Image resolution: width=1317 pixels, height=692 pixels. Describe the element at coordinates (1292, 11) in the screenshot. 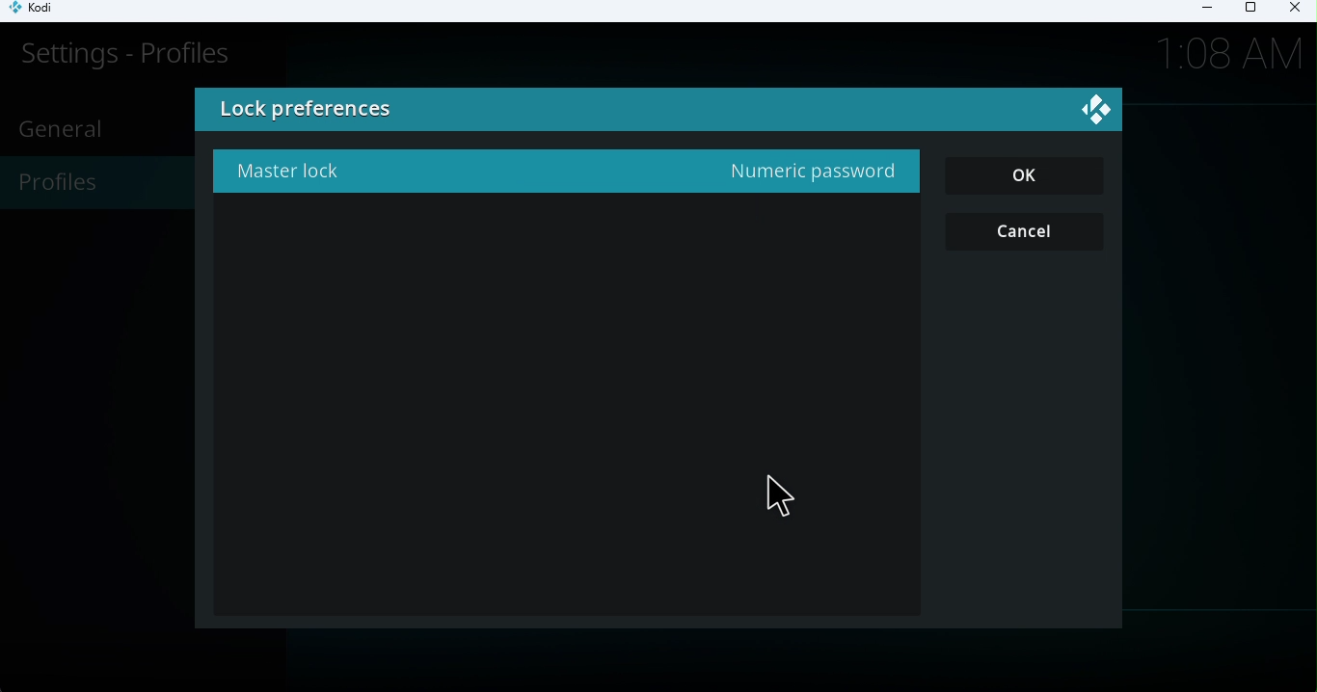

I see `Close` at that location.